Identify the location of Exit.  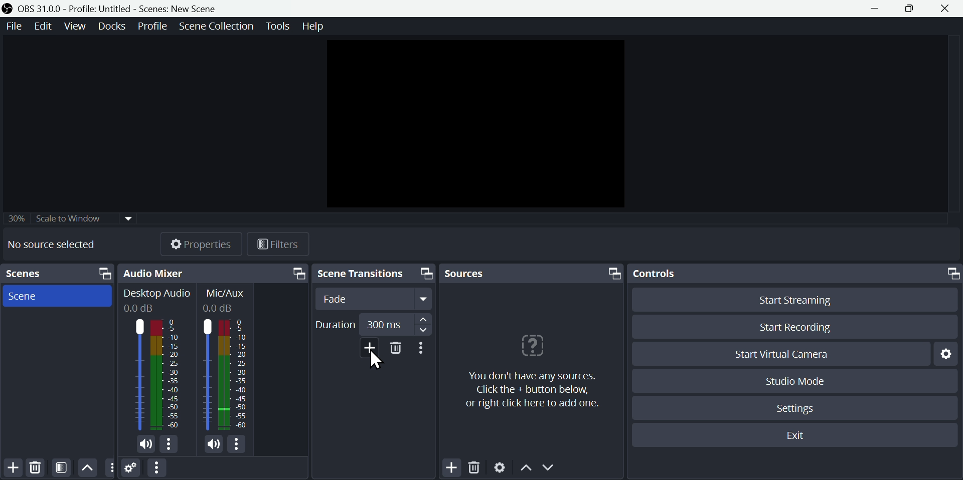
(797, 436).